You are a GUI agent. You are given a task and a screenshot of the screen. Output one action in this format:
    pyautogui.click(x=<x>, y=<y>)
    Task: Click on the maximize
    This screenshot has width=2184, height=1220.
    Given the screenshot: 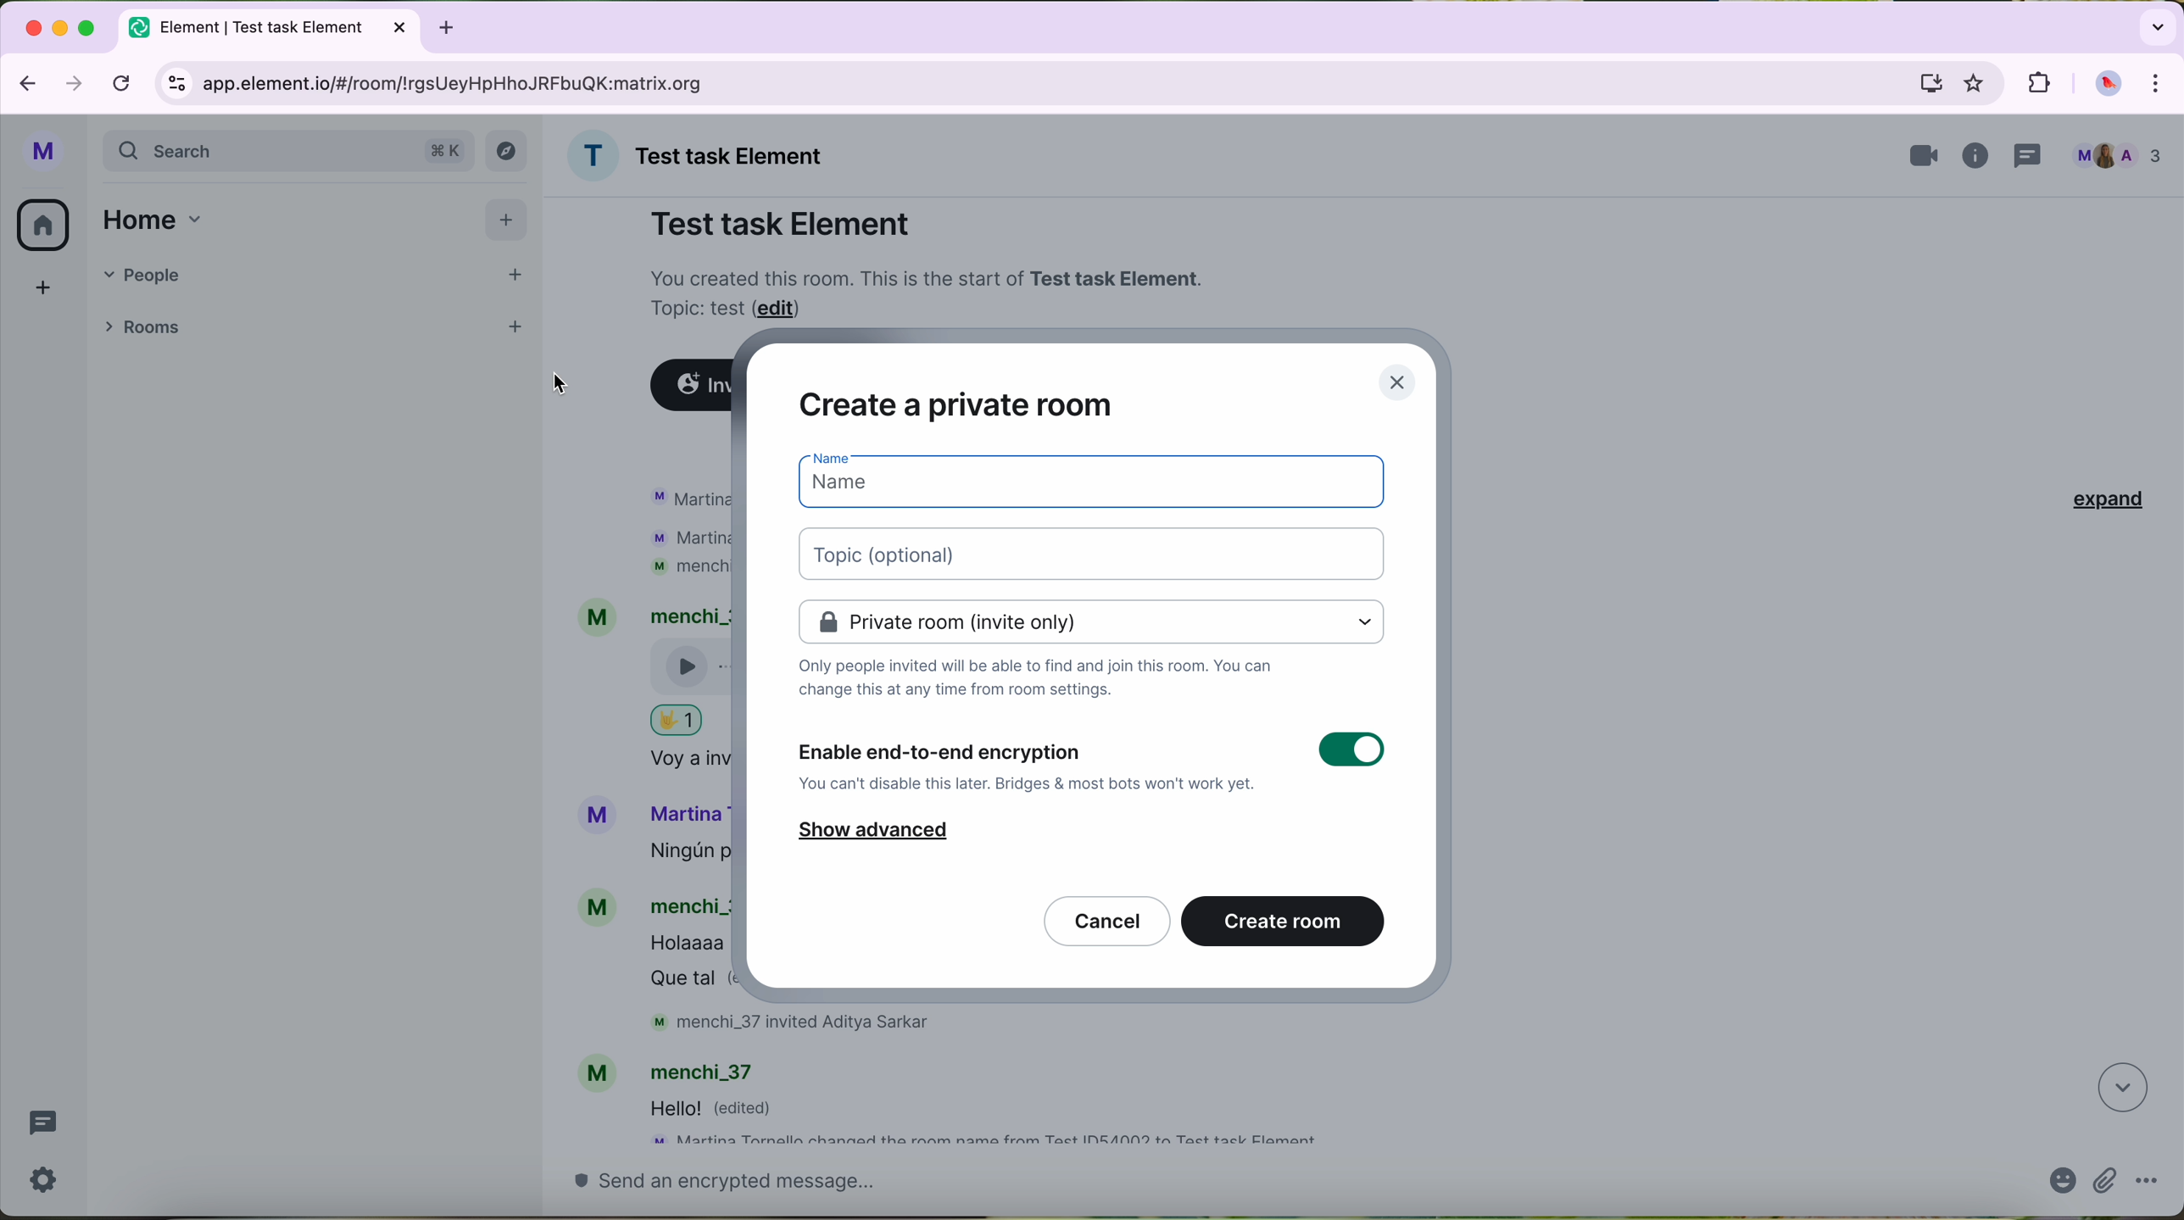 What is the action you would take?
    pyautogui.click(x=88, y=27)
    